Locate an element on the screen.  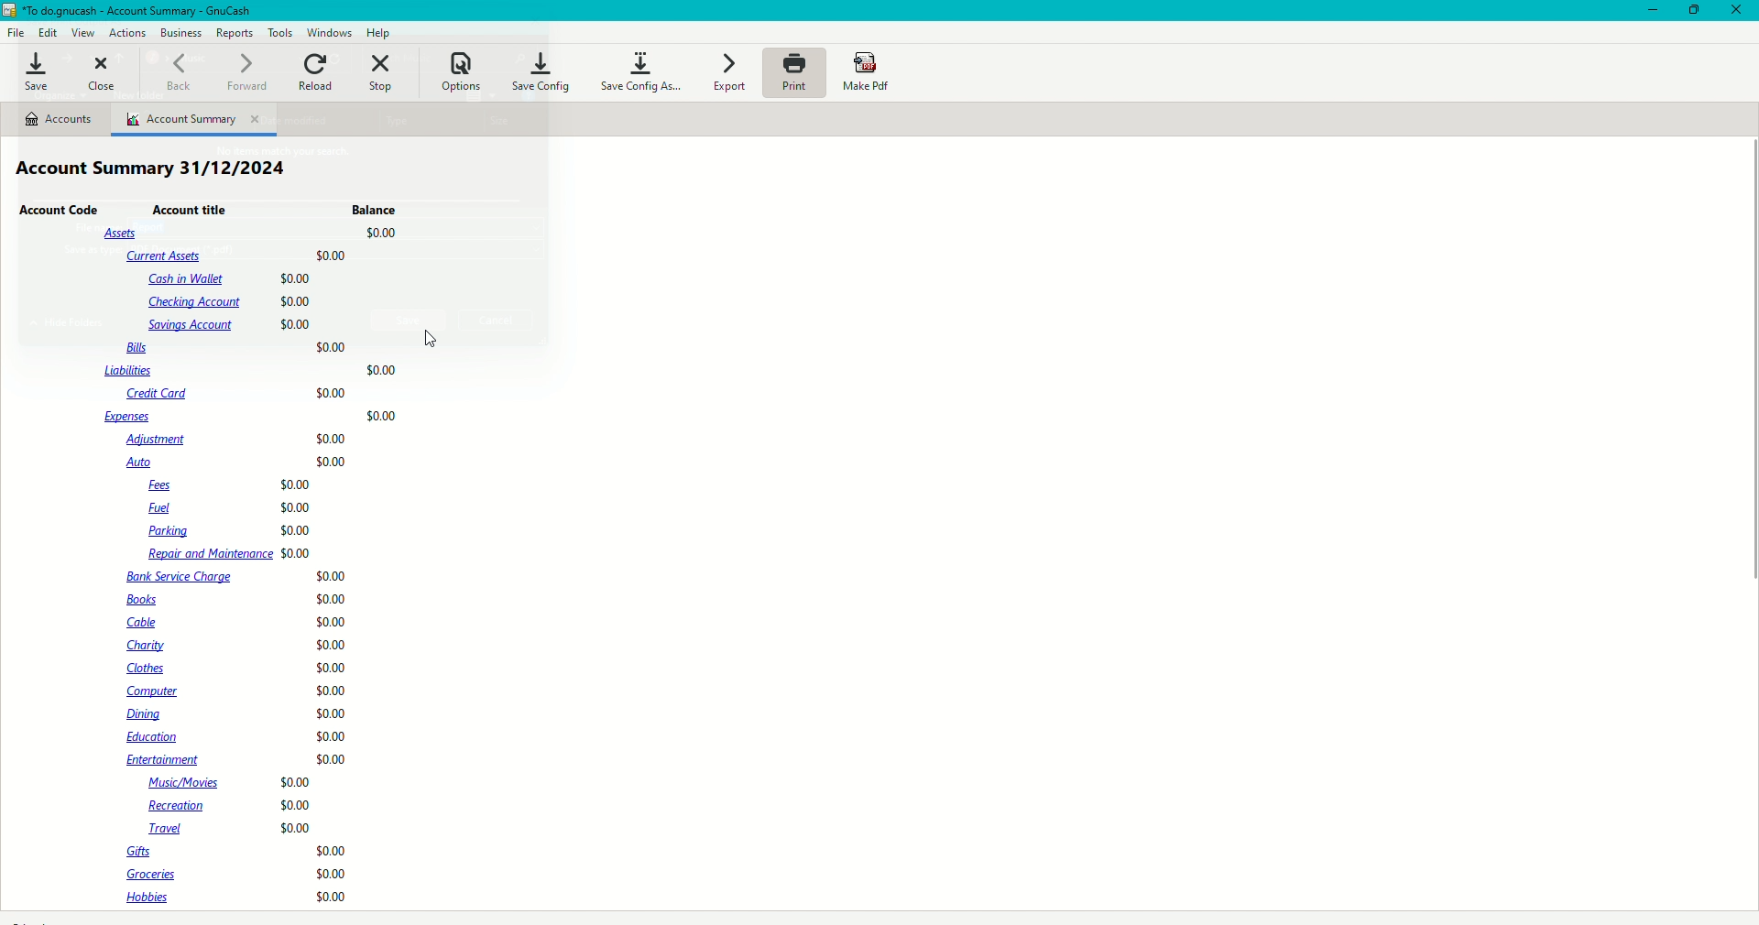
Reports is located at coordinates (235, 34).